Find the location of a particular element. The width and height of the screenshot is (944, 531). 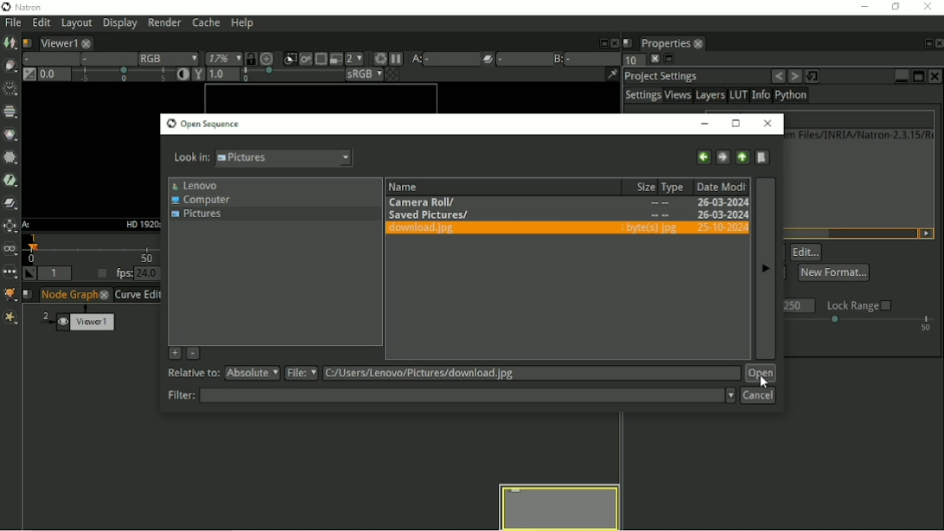

Add to favorites is located at coordinates (174, 353).